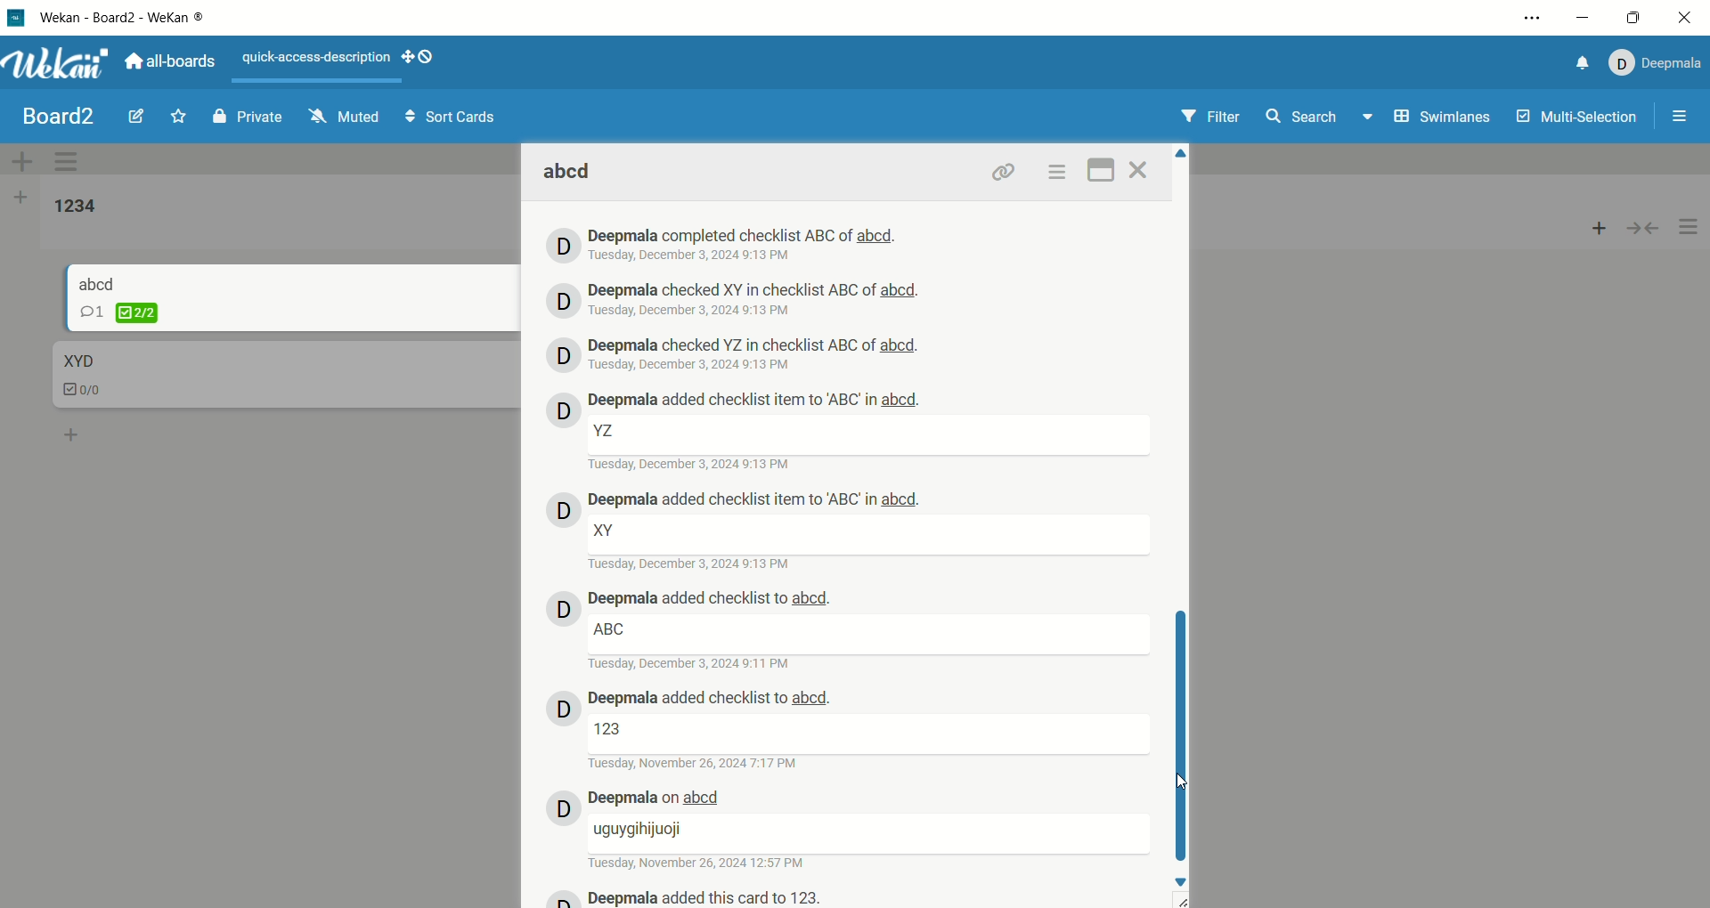 Image resolution: width=1710 pixels, height=908 pixels. I want to click on date and time, so click(692, 465).